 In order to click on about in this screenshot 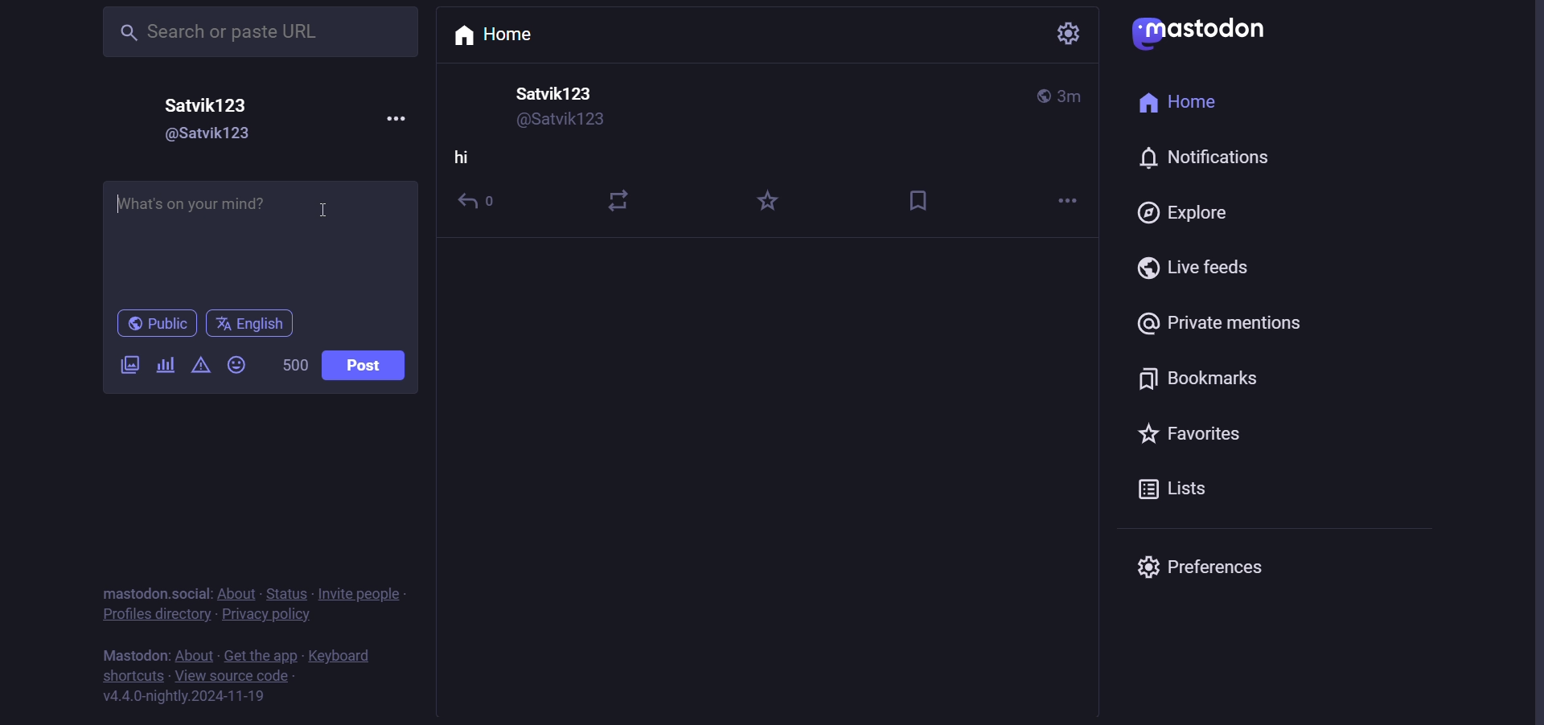, I will do `click(195, 655)`.